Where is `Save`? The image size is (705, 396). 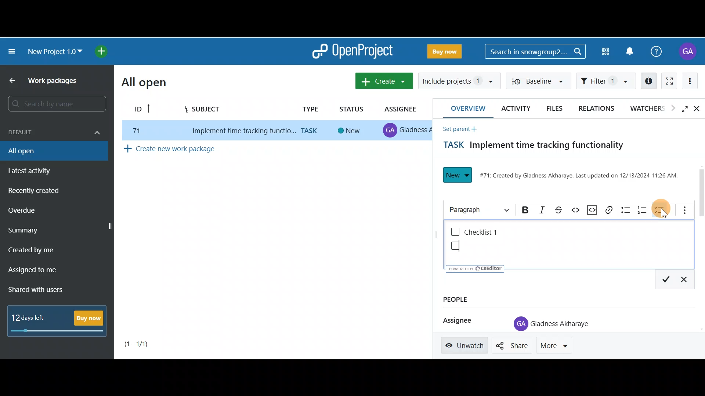 Save is located at coordinates (668, 280).